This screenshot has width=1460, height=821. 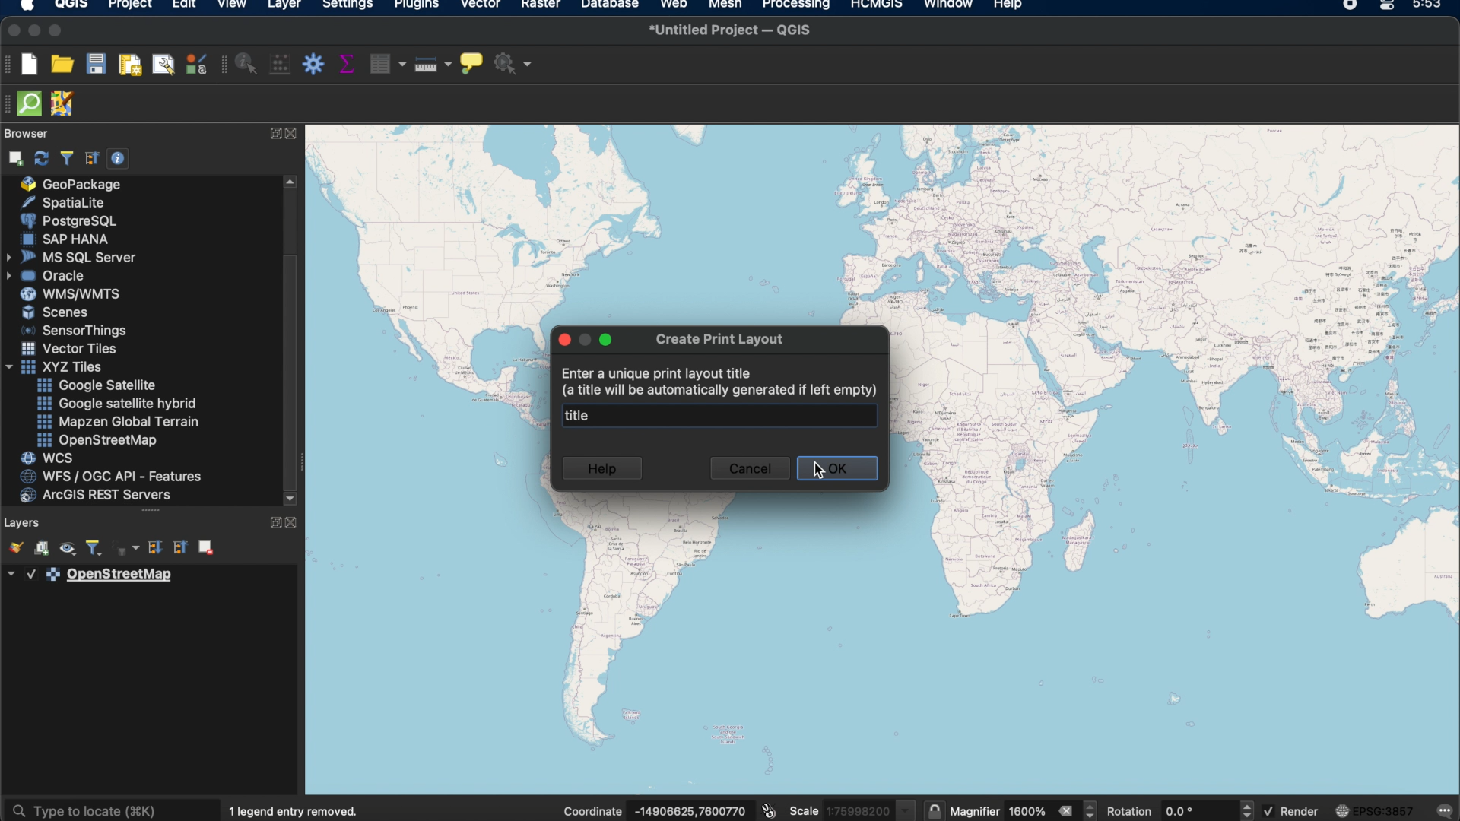 I want to click on expand all, so click(x=154, y=547).